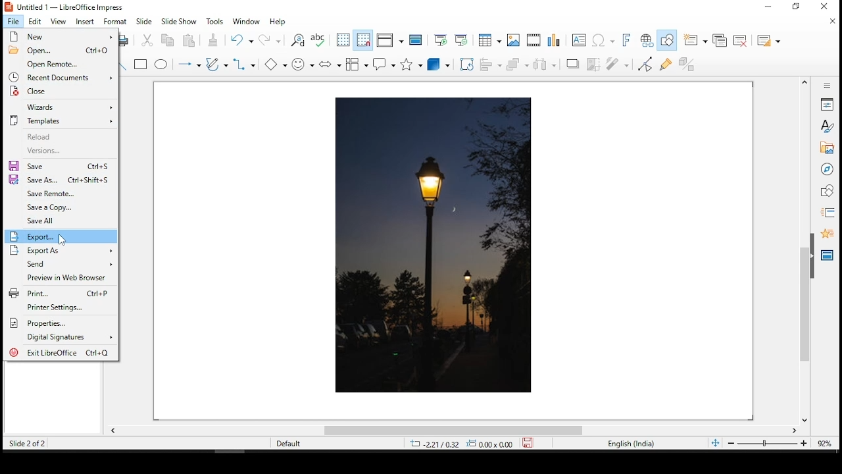 The width and height of the screenshot is (842, 474). I want to click on basic shapes, so click(274, 64).